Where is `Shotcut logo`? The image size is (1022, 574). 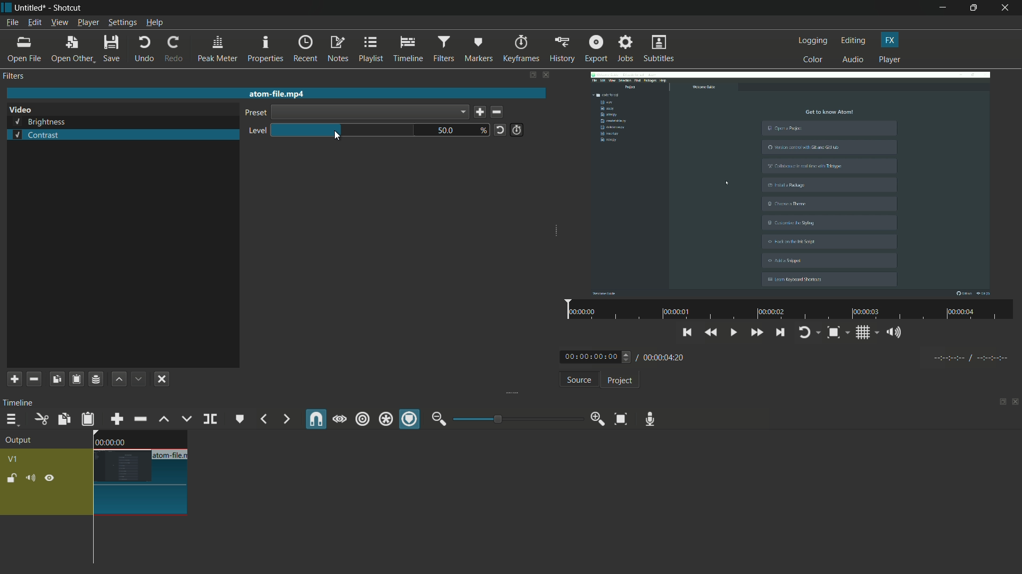
Shotcut logo is located at coordinates (6, 7).